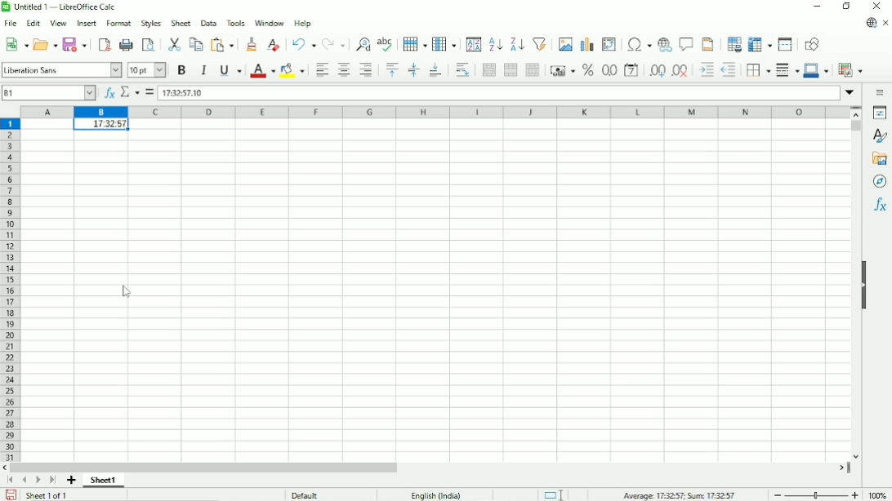 This screenshot has width=892, height=501. Describe the element at coordinates (11, 290) in the screenshot. I see `Row headings` at that location.